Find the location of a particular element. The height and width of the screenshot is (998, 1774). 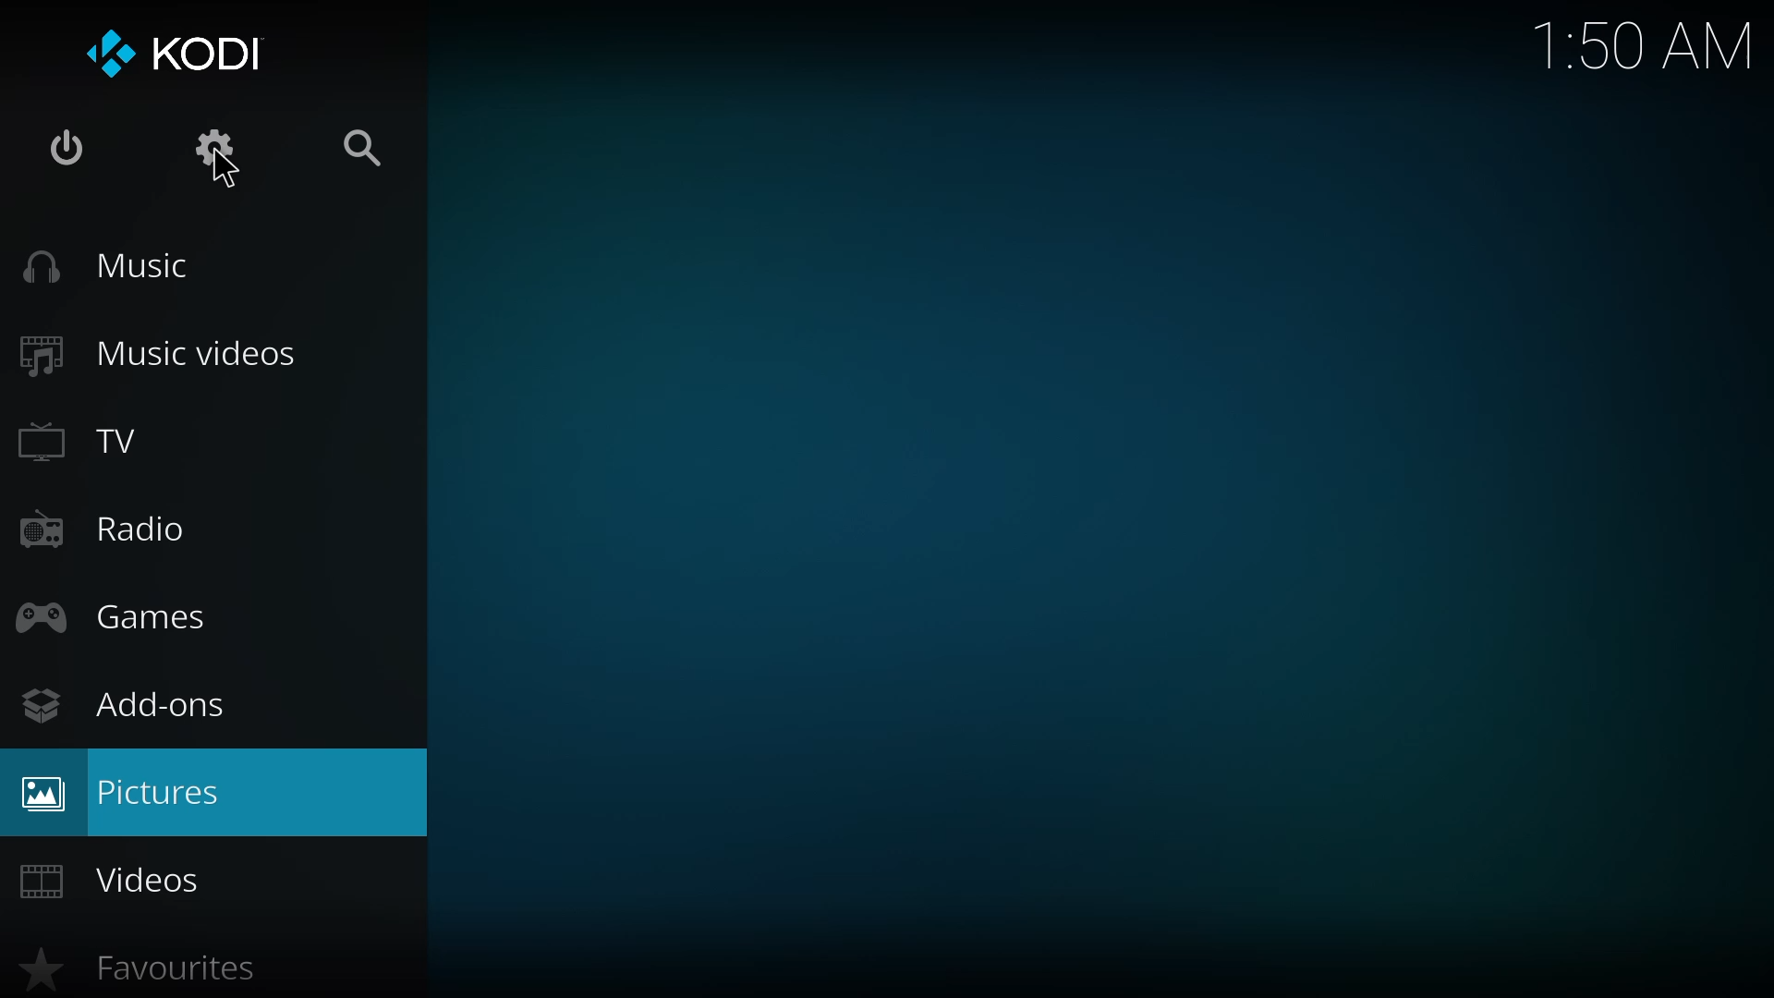

settings is located at coordinates (214, 150).